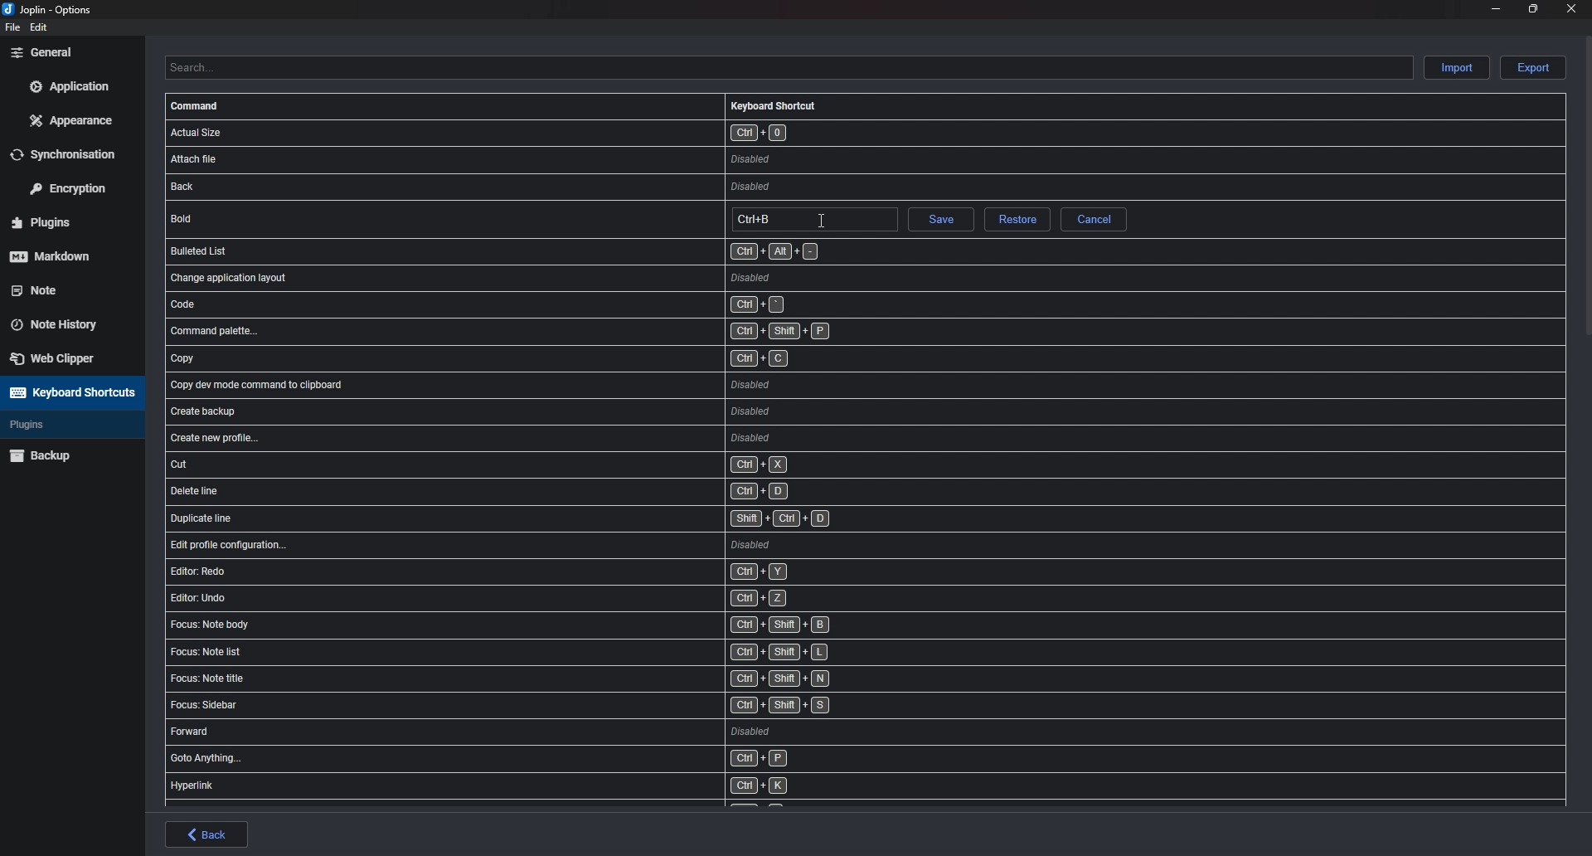 The height and width of the screenshot is (856, 1592). I want to click on hotkey, so click(813, 220).